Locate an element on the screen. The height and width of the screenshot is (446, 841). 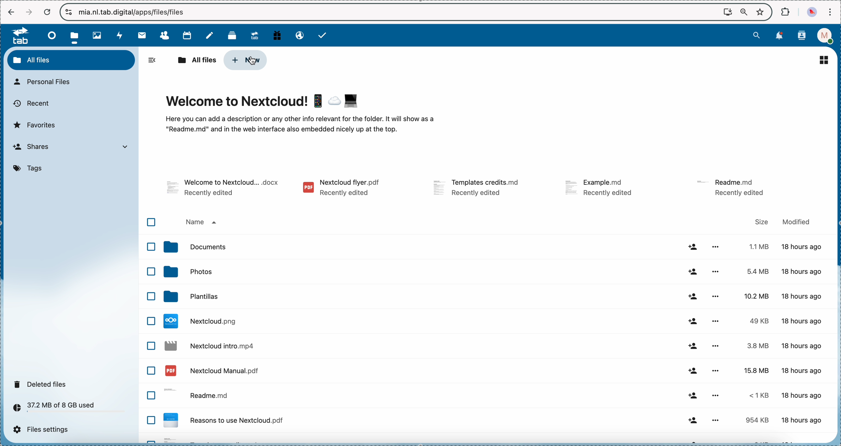
readme file is located at coordinates (419, 397).